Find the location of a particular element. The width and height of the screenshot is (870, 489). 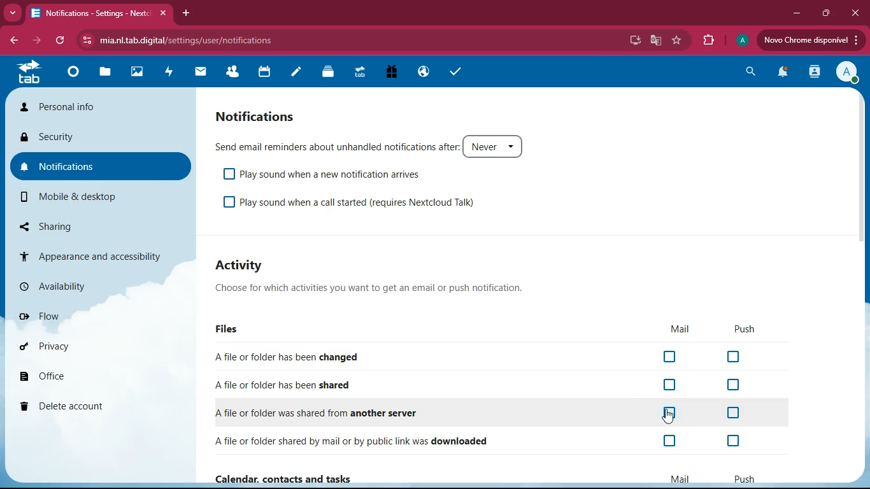

notifications is located at coordinates (95, 167).